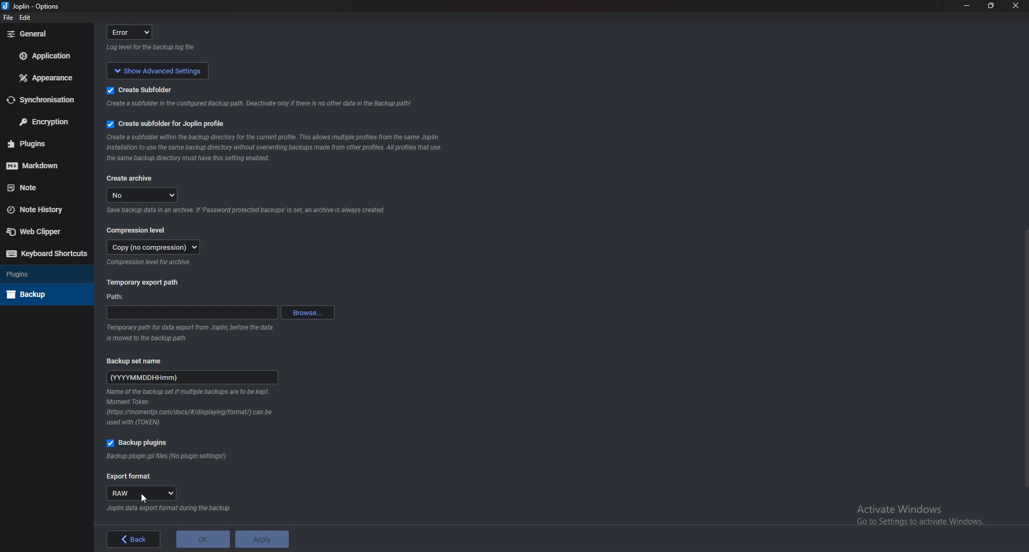  What do you see at coordinates (144, 282) in the screenshot?
I see `Temporary export path` at bounding box center [144, 282].